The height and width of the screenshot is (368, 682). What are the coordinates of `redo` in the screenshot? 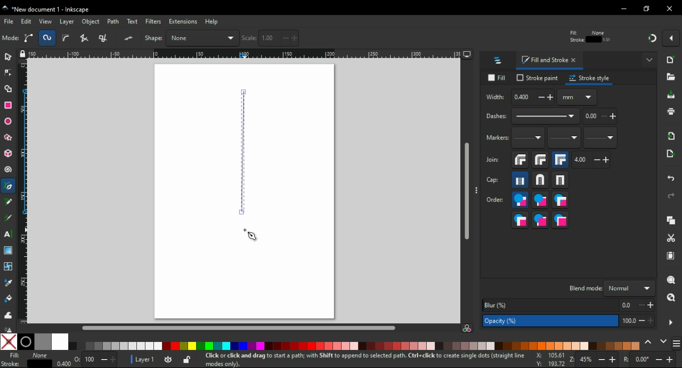 It's located at (670, 196).